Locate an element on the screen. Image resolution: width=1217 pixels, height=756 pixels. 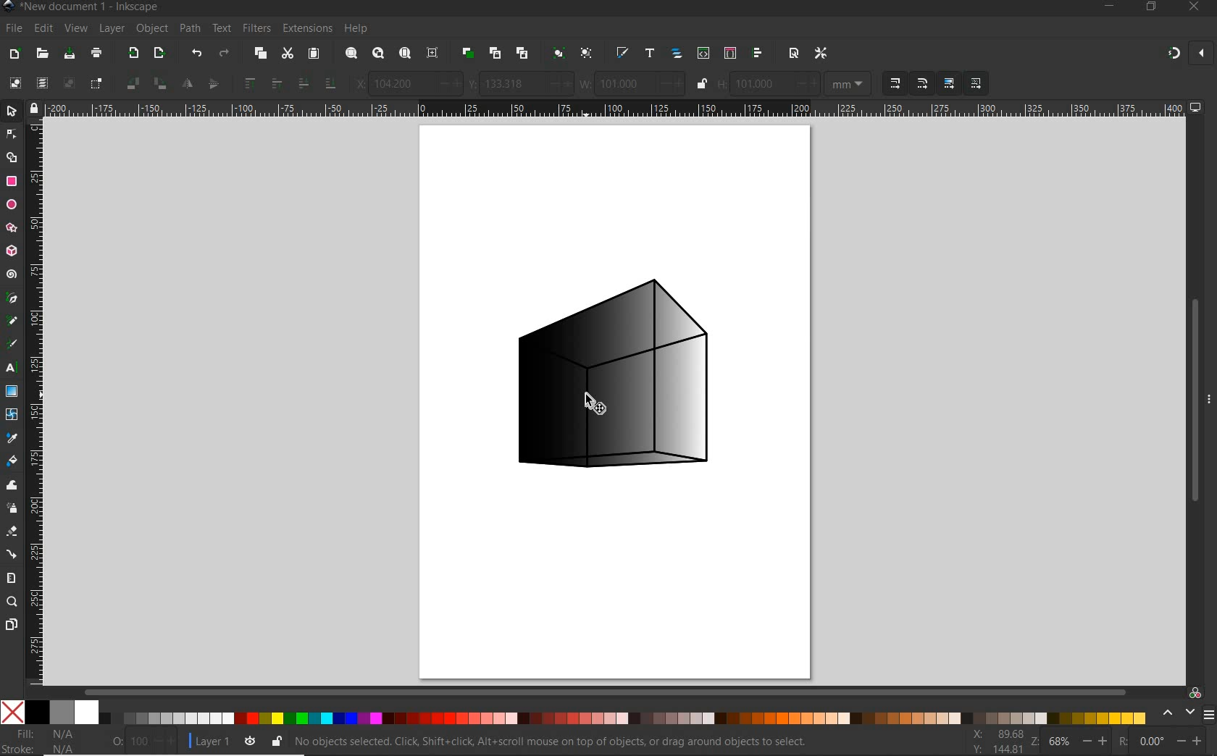
100 is located at coordinates (138, 740).